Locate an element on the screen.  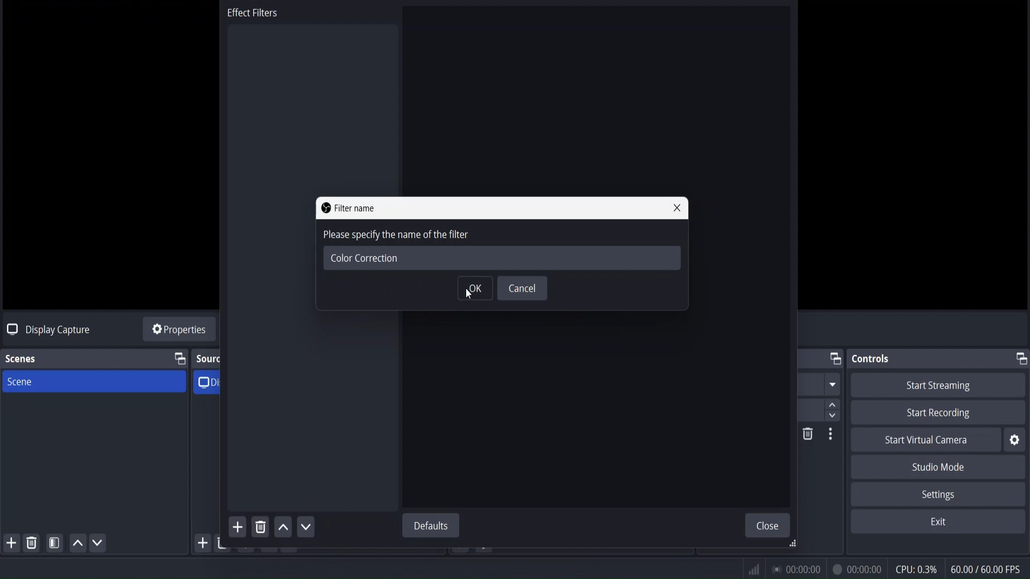
remove effect filter is located at coordinates (260, 526).